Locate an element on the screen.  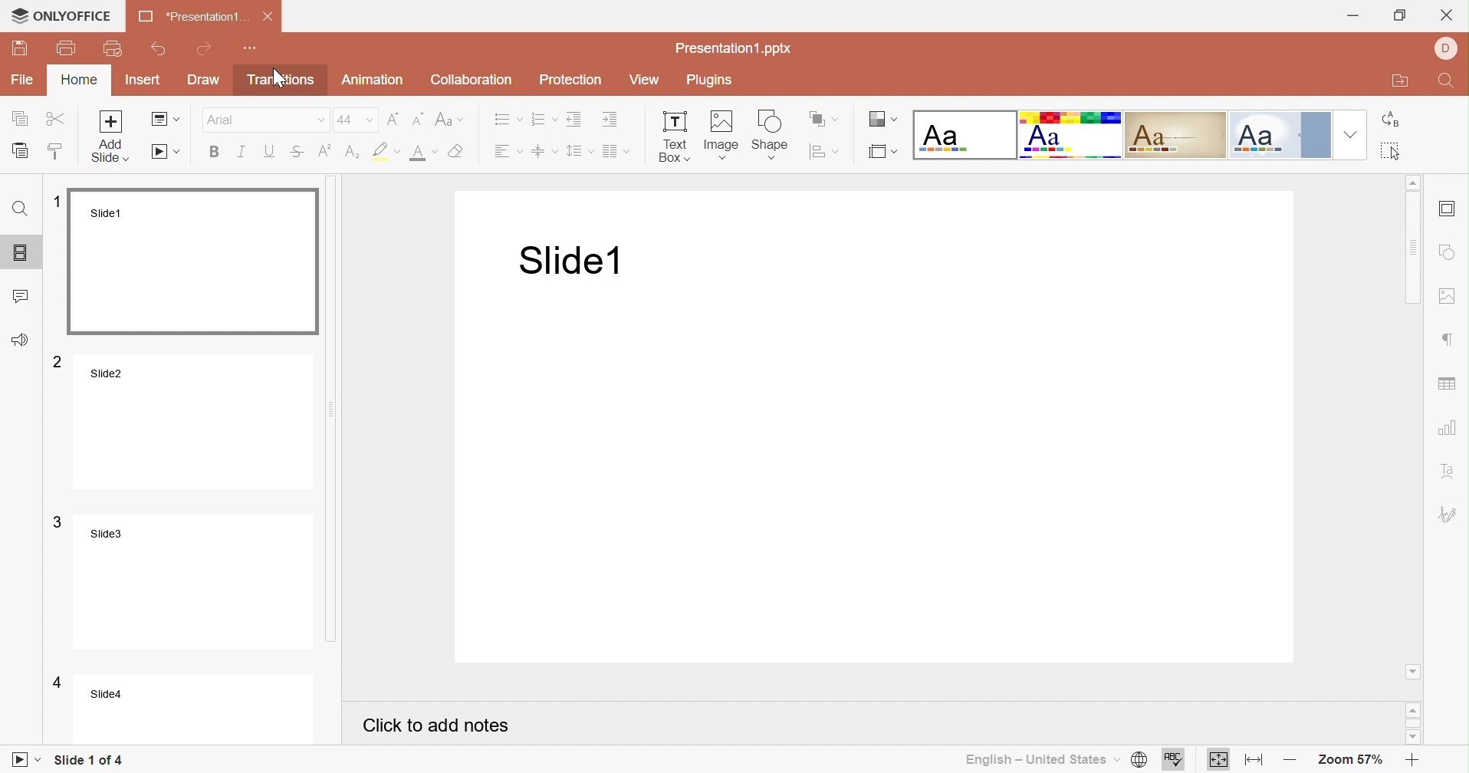
Horizontal align is located at coordinates (505, 153).